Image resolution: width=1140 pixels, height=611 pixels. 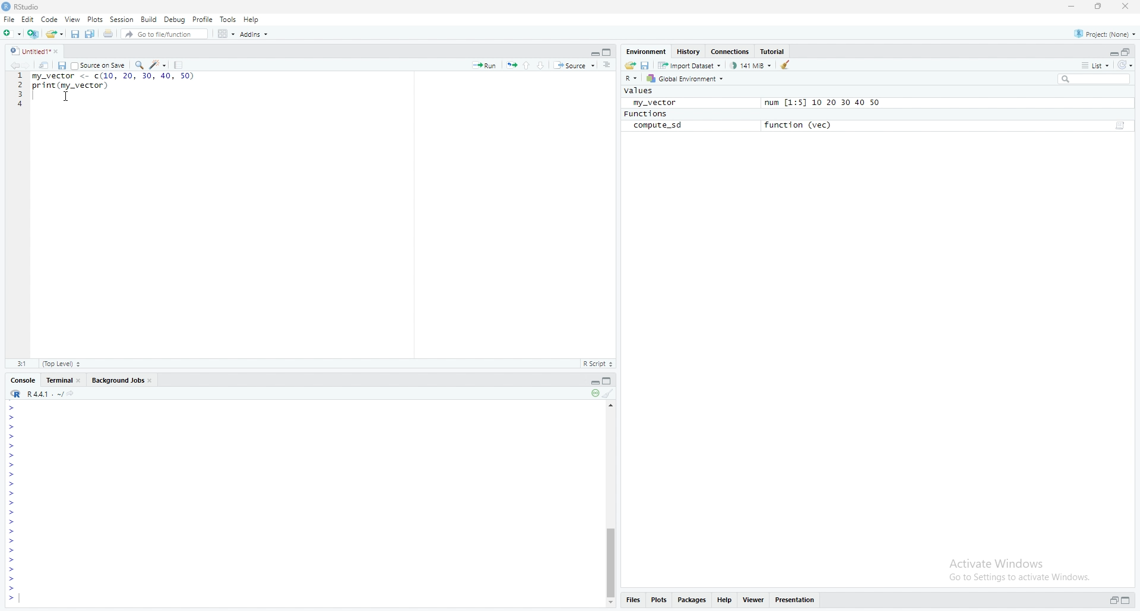 I want to click on Plots, so click(x=95, y=19).